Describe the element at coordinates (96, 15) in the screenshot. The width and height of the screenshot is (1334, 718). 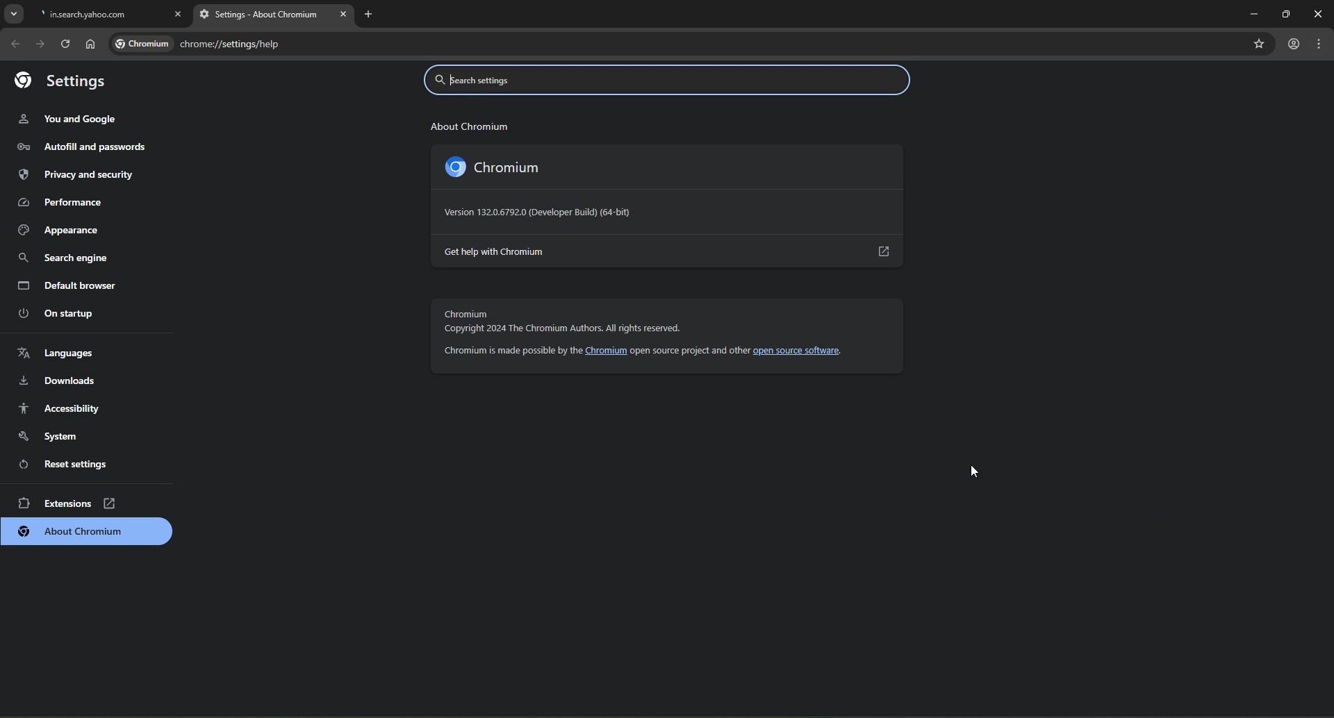
I see `Yahoo Search tab` at that location.